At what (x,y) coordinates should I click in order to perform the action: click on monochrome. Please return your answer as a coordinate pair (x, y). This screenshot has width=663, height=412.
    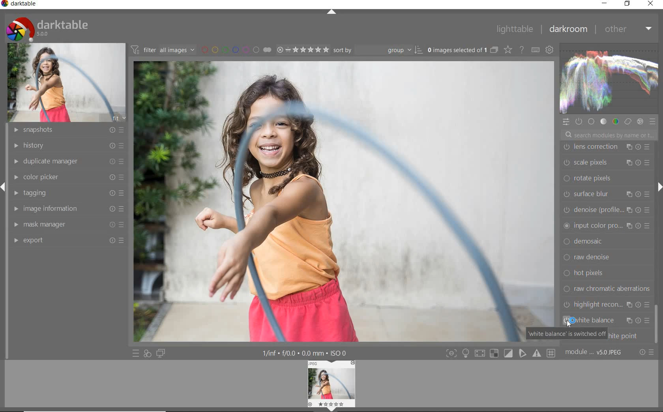
    Looking at the image, I should click on (608, 291).